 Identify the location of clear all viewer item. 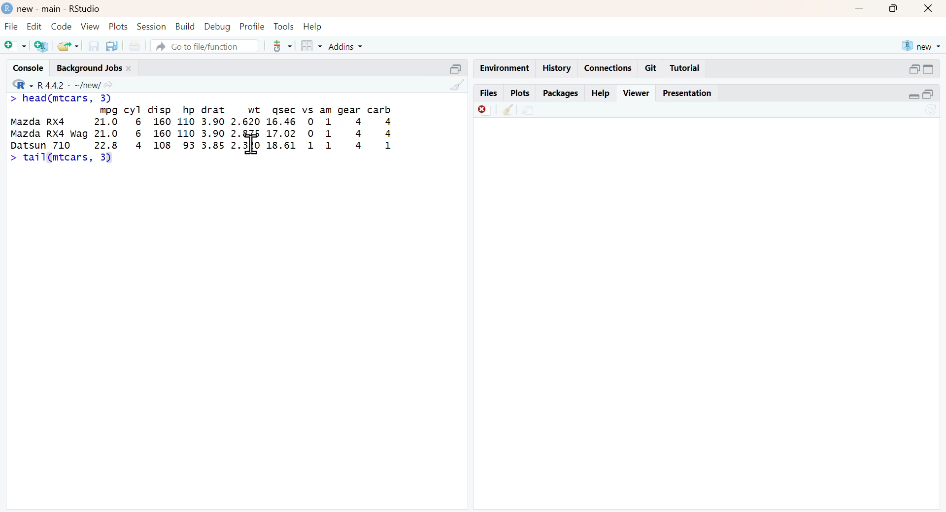
(504, 111).